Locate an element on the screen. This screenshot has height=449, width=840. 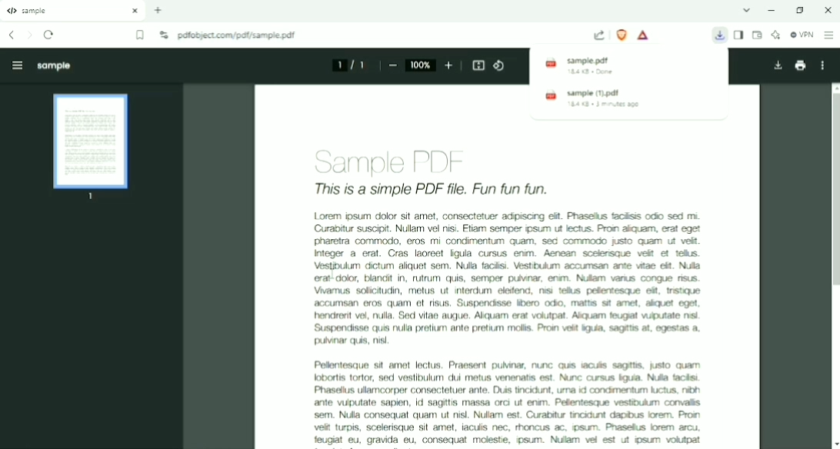
Print is located at coordinates (800, 65).